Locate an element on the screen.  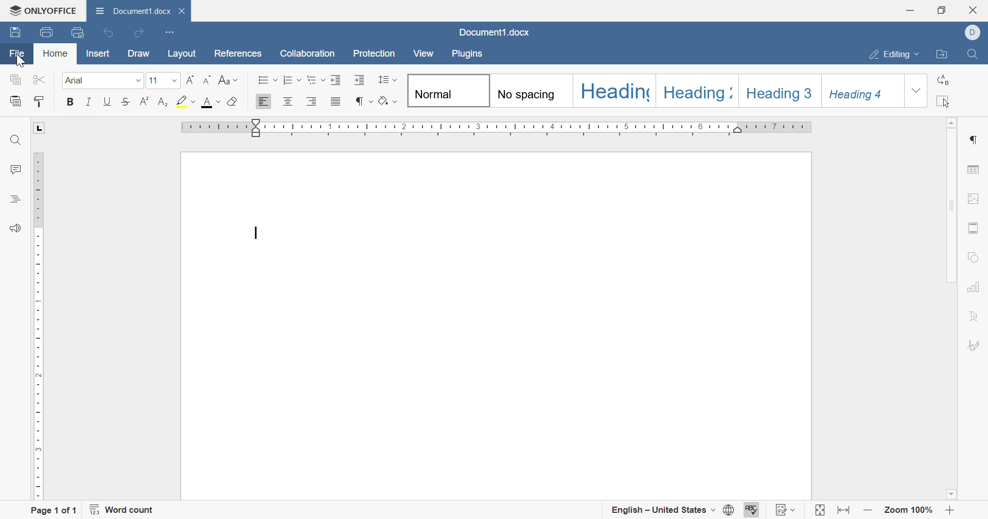
open file location is located at coordinates (941, 55).